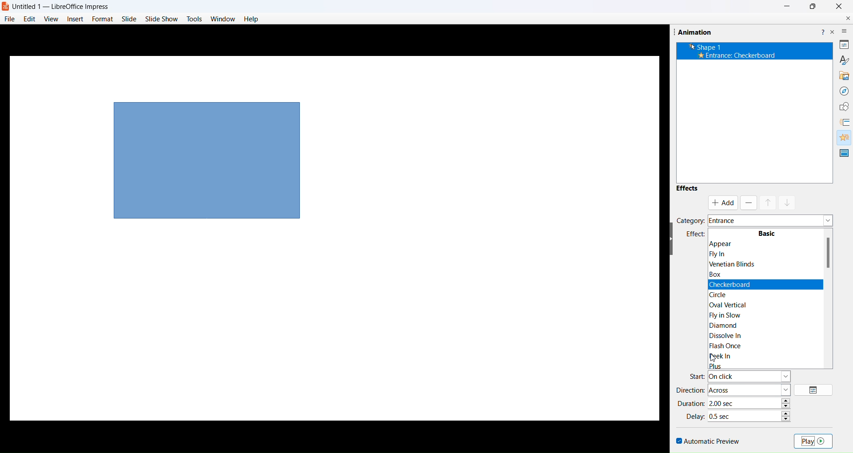 The width and height of the screenshot is (853, 453). Describe the element at coordinates (742, 52) in the screenshot. I see `x Shape 1
Entrance: Appear` at that location.